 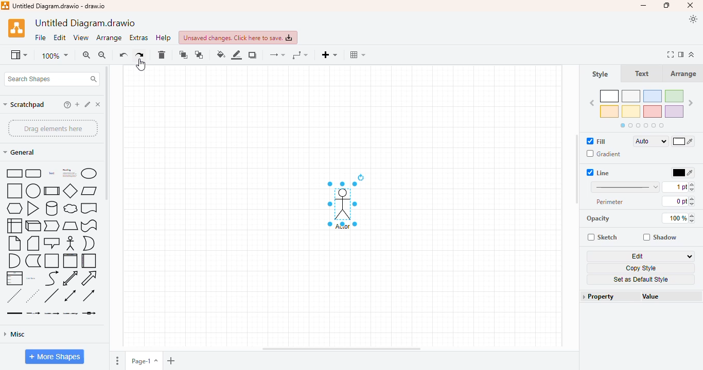 I want to click on step, so click(x=52, y=226).